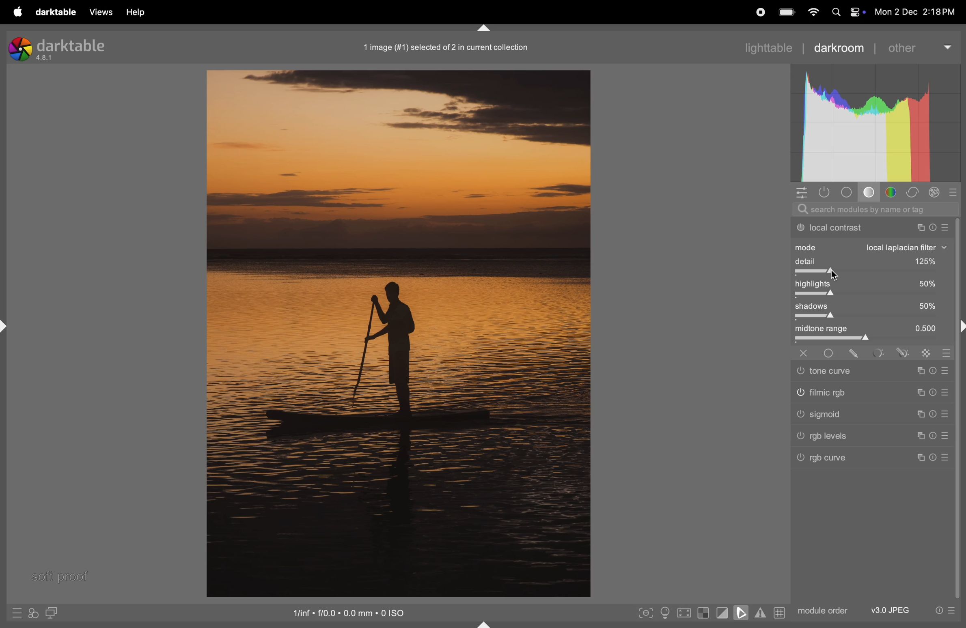 The width and height of the screenshot is (966, 628). I want to click on midtone range, so click(873, 329).